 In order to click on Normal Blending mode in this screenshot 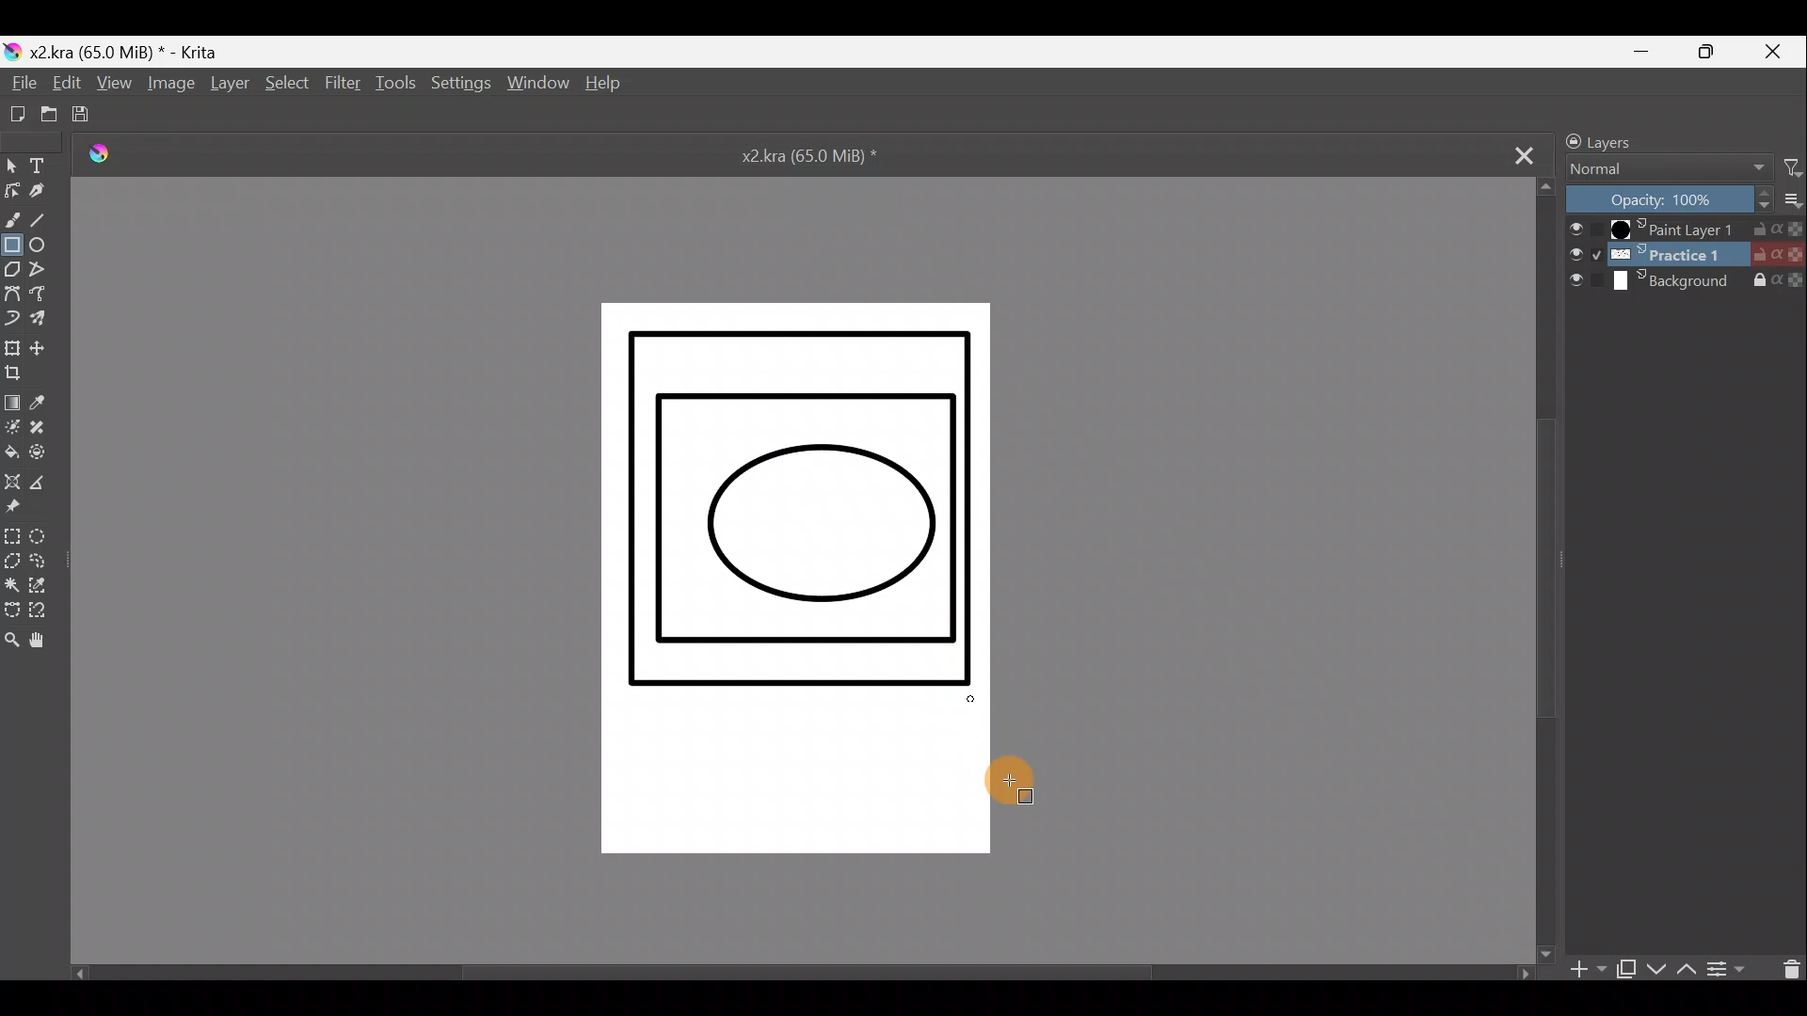, I will do `click(1664, 168)`.